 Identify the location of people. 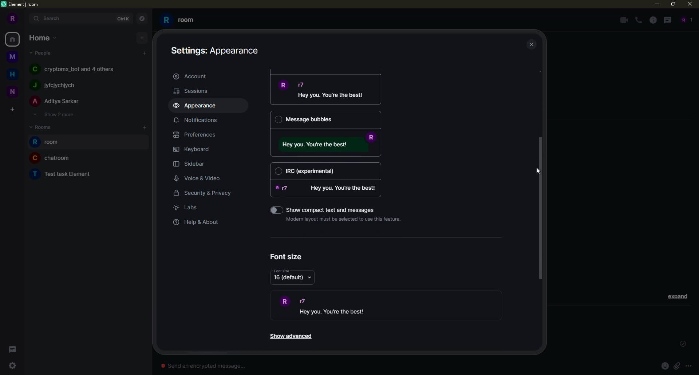
(56, 85).